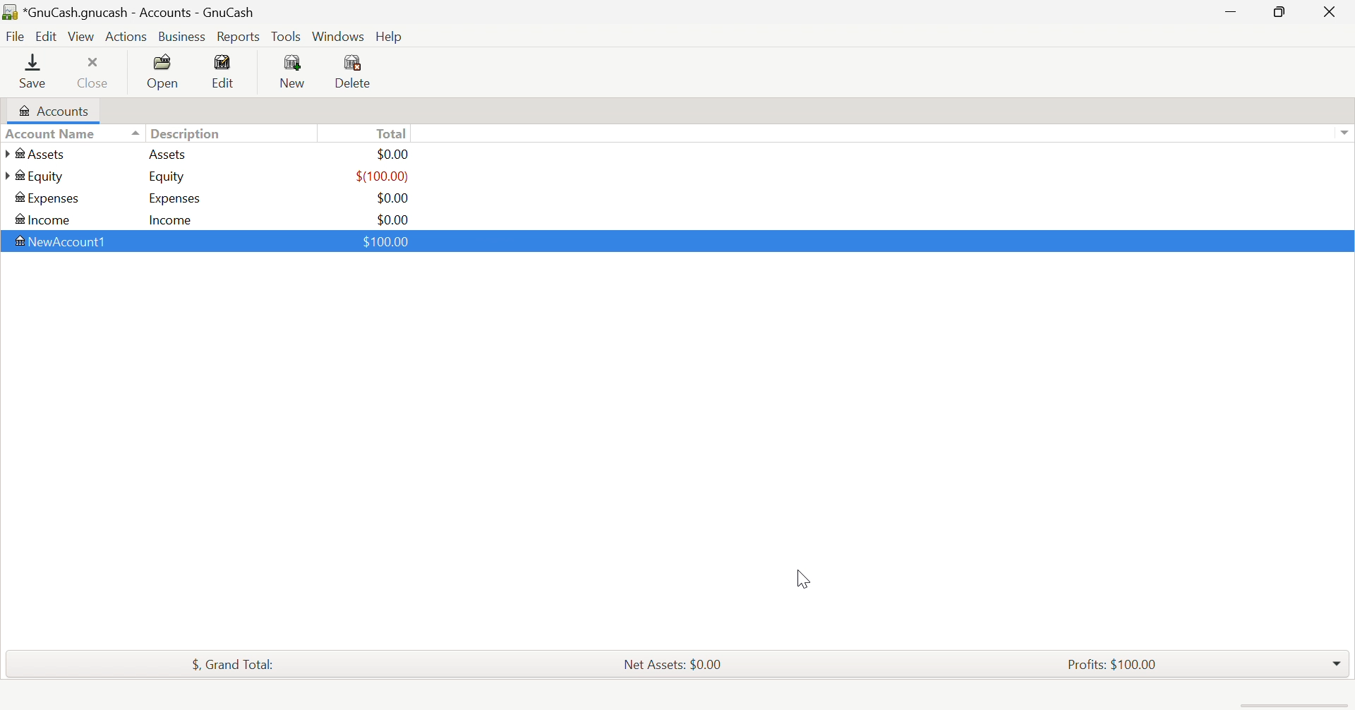 The height and width of the screenshot is (710, 1355). What do you see at coordinates (55, 109) in the screenshot?
I see `Accounts` at bounding box center [55, 109].